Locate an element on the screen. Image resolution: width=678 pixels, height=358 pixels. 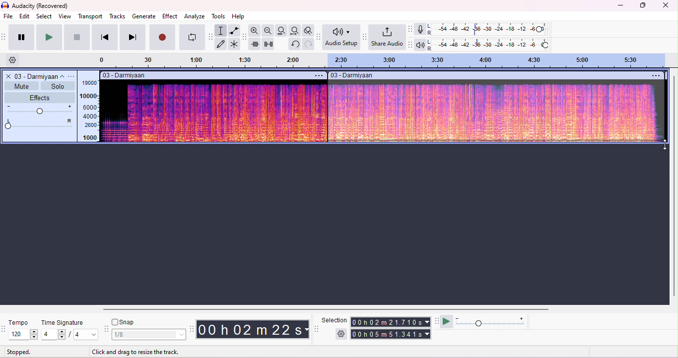
tools tool bar is located at coordinates (211, 37).